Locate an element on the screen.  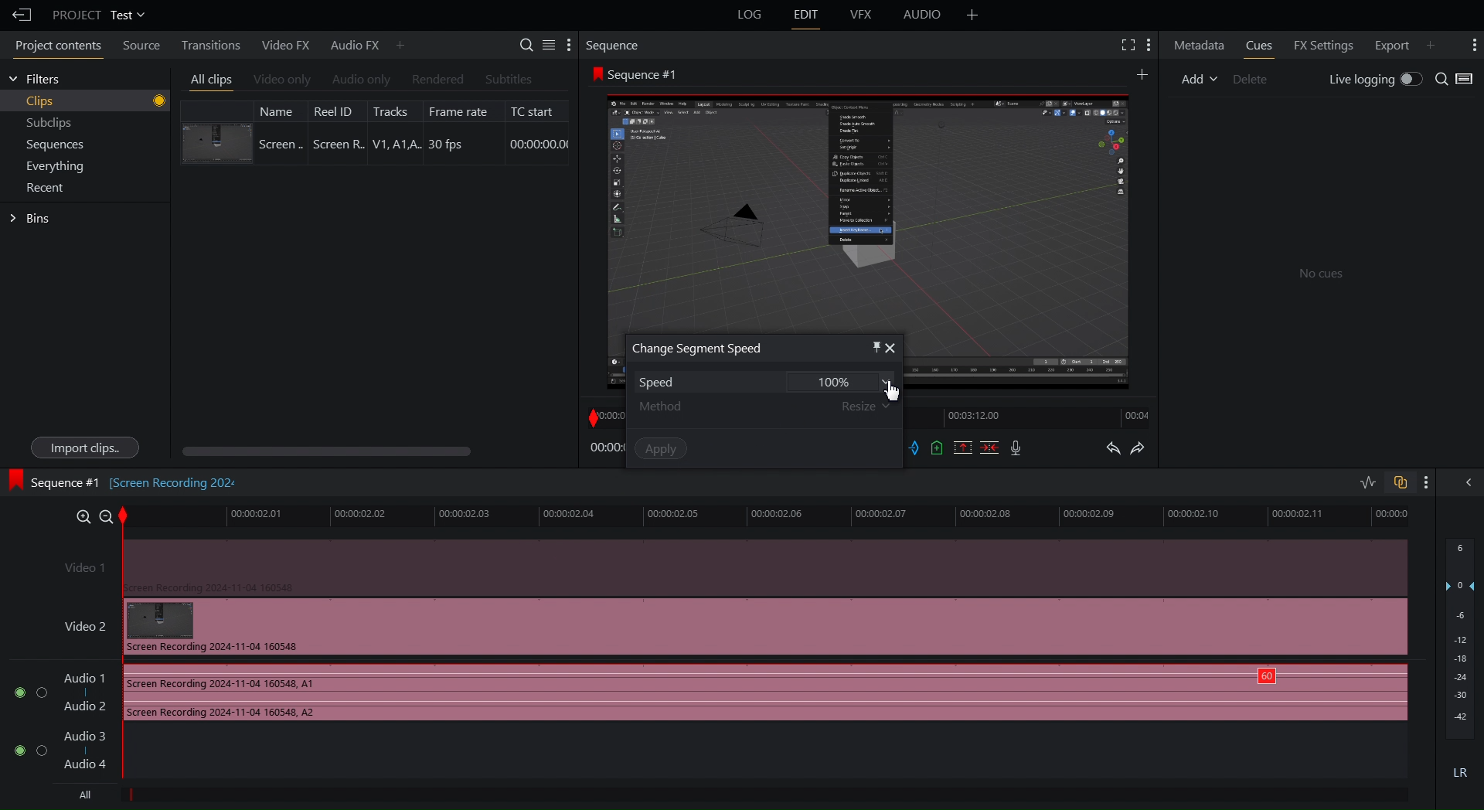
Audio is located at coordinates (923, 17).